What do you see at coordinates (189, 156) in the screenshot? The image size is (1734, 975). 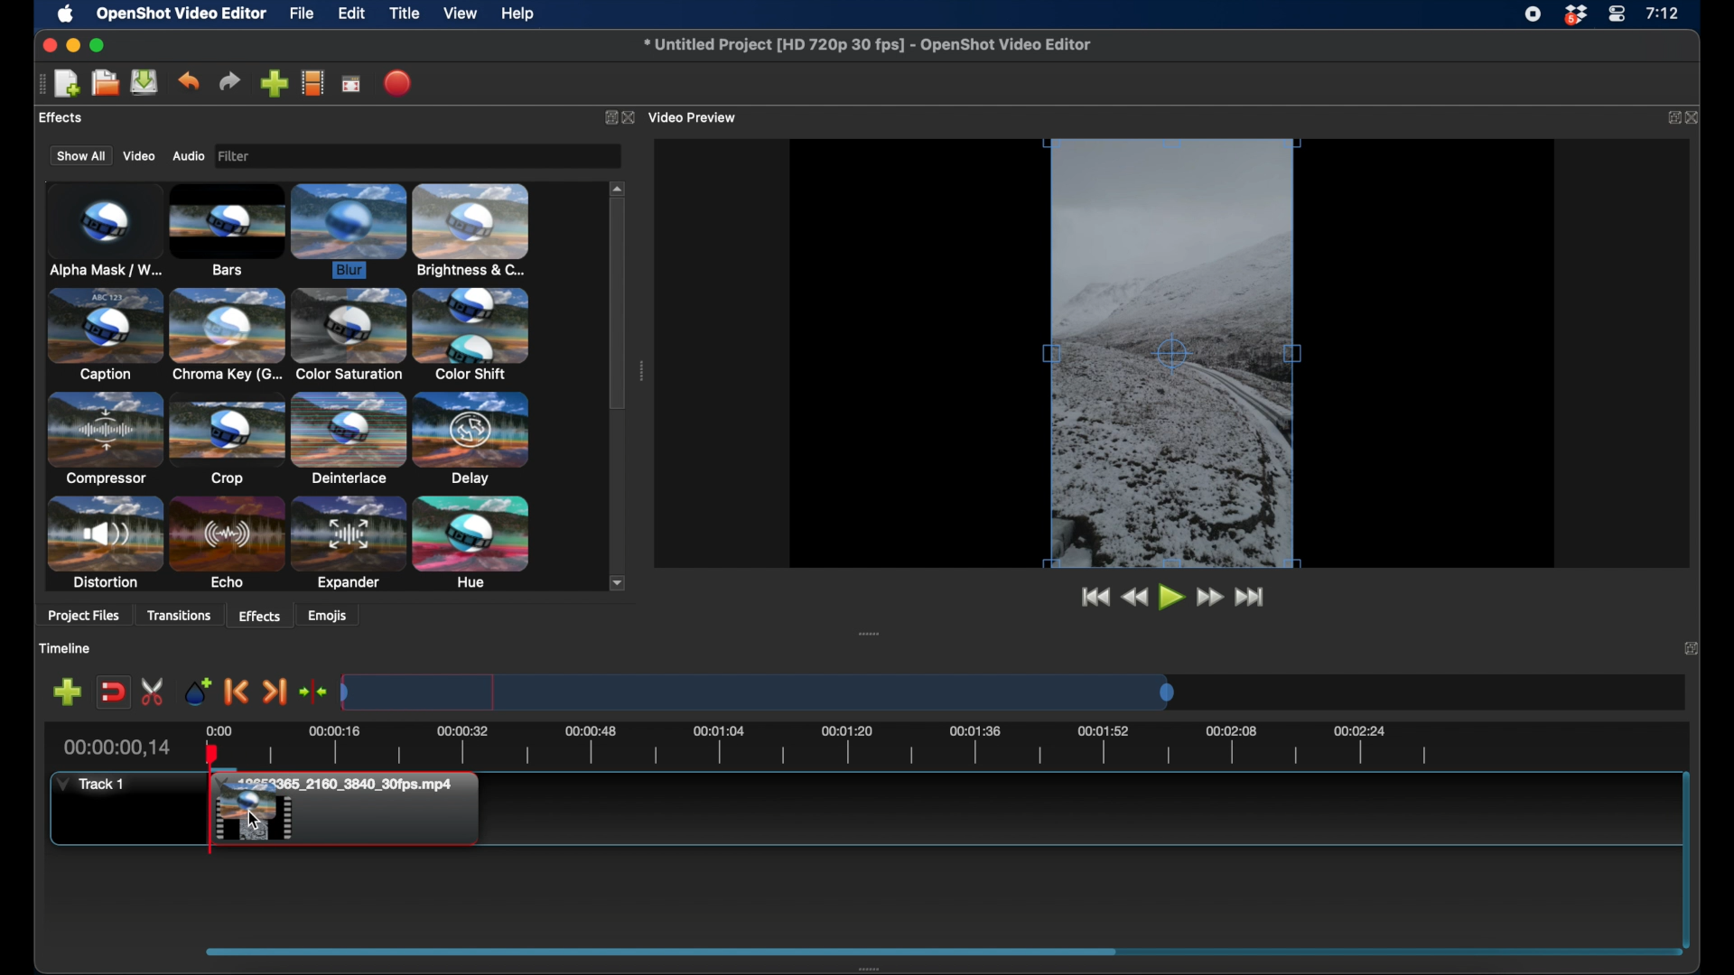 I see `audio` at bounding box center [189, 156].